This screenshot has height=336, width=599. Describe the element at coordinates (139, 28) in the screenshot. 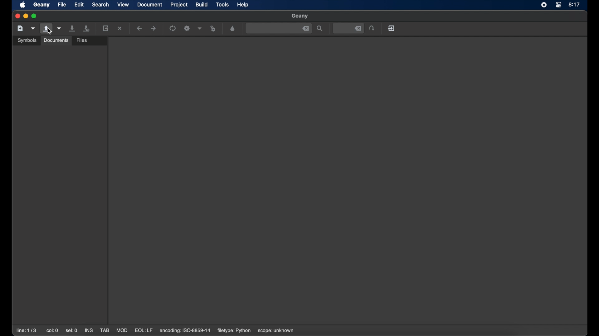

I see `navigate back a location` at that location.